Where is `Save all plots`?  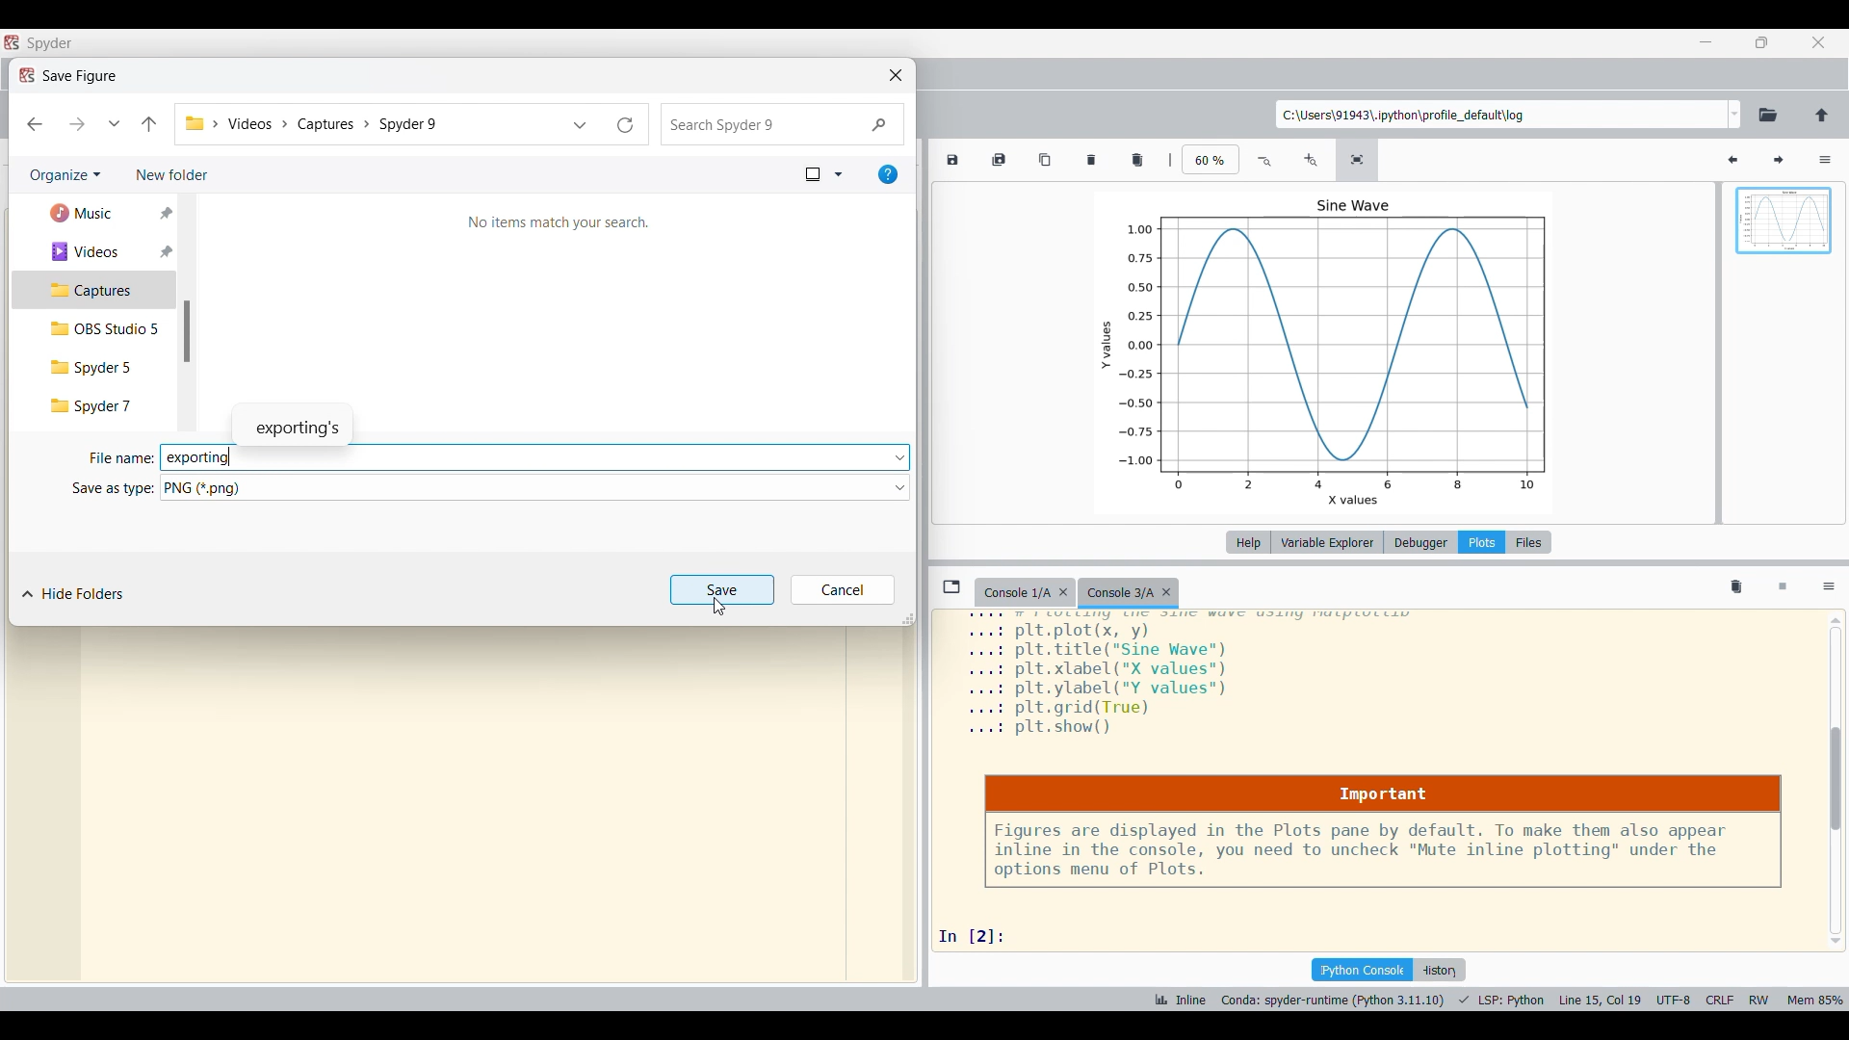 Save all plots is located at coordinates (999, 159).